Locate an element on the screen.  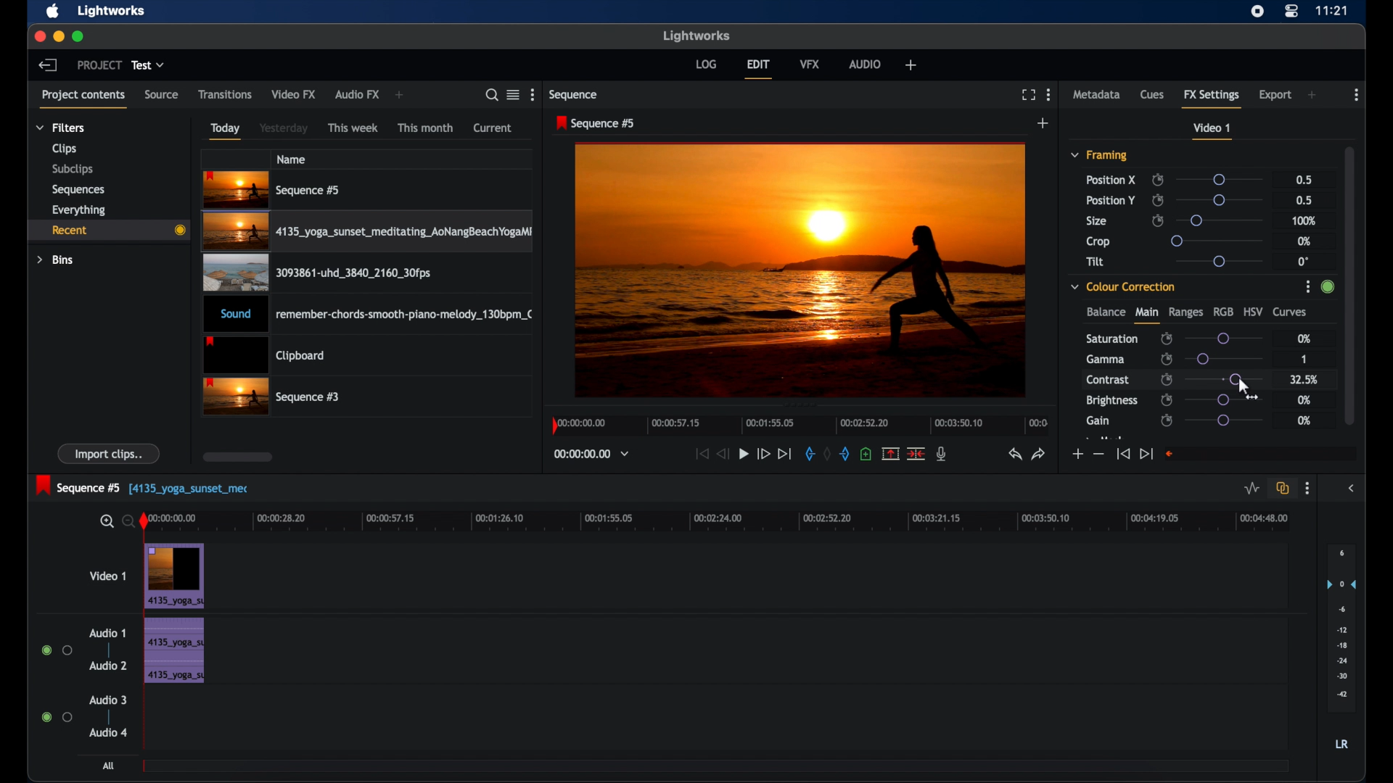
timecodesand reels is located at coordinates (592, 454).